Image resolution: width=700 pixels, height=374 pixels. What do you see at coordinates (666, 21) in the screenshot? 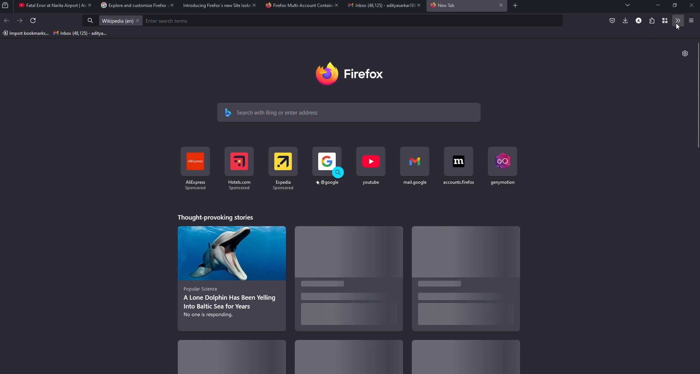
I see `container` at bounding box center [666, 21].